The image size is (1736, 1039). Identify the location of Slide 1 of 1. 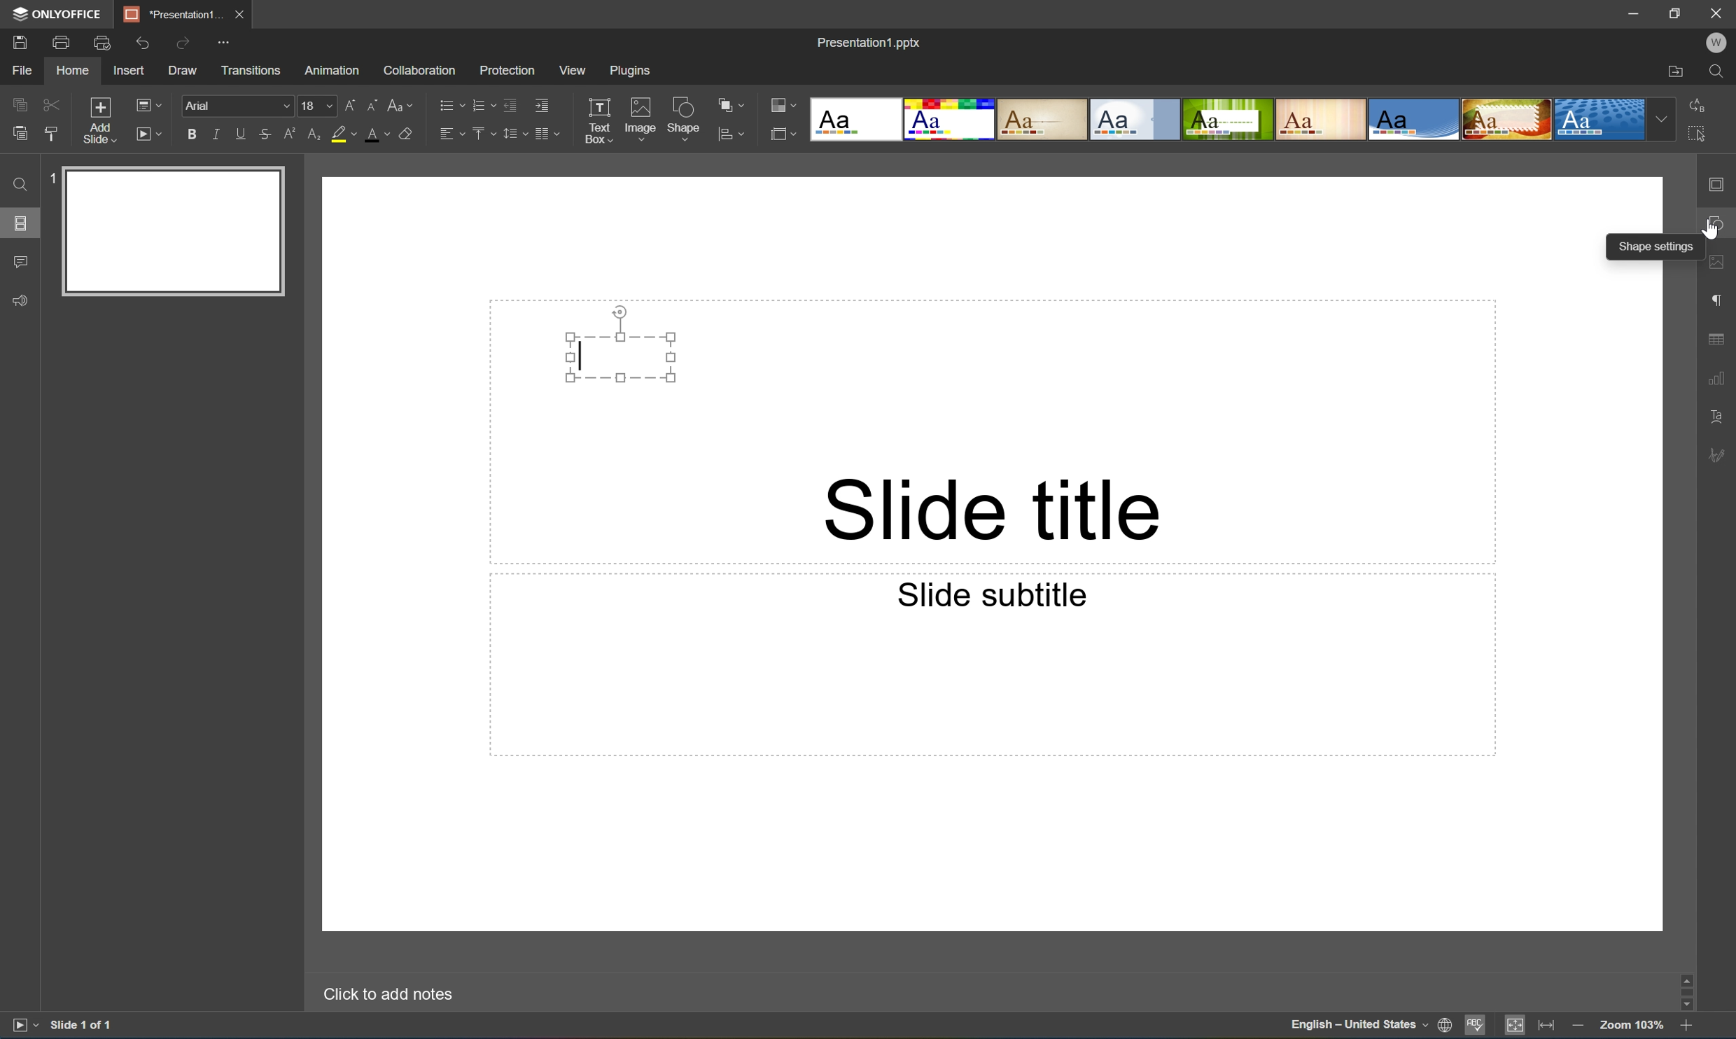
(83, 1024).